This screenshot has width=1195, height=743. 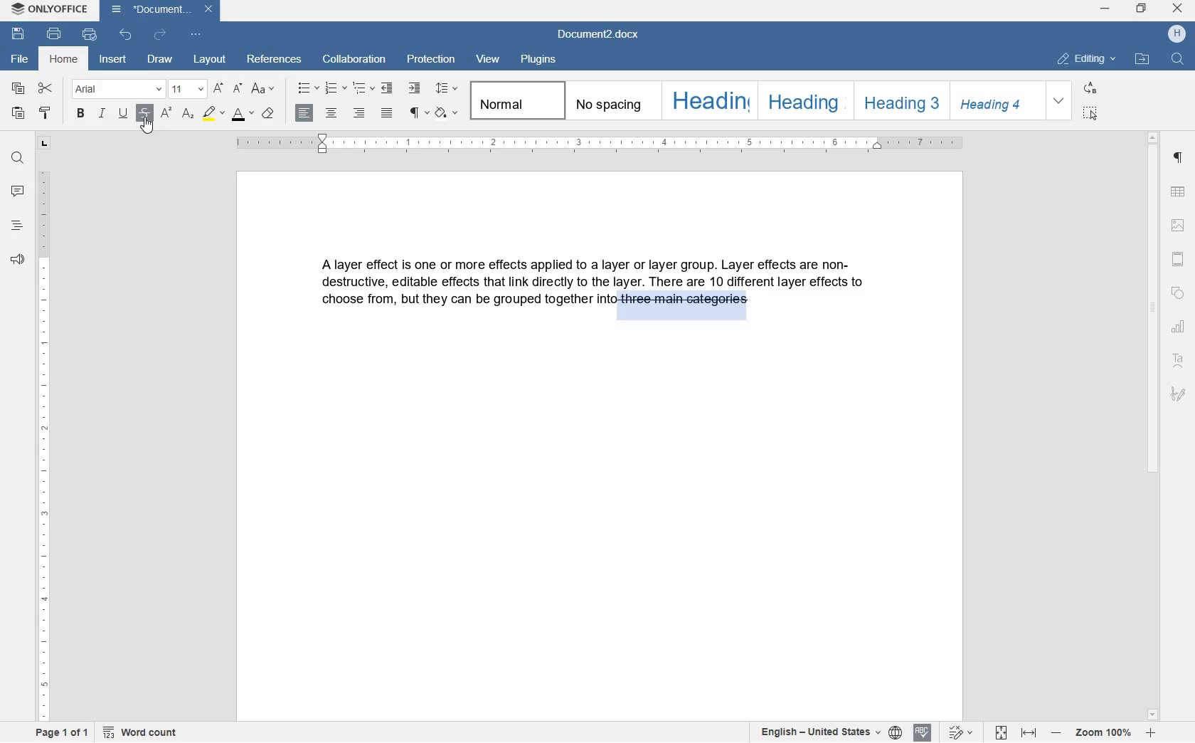 What do you see at coordinates (81, 113) in the screenshot?
I see `bold ` at bounding box center [81, 113].